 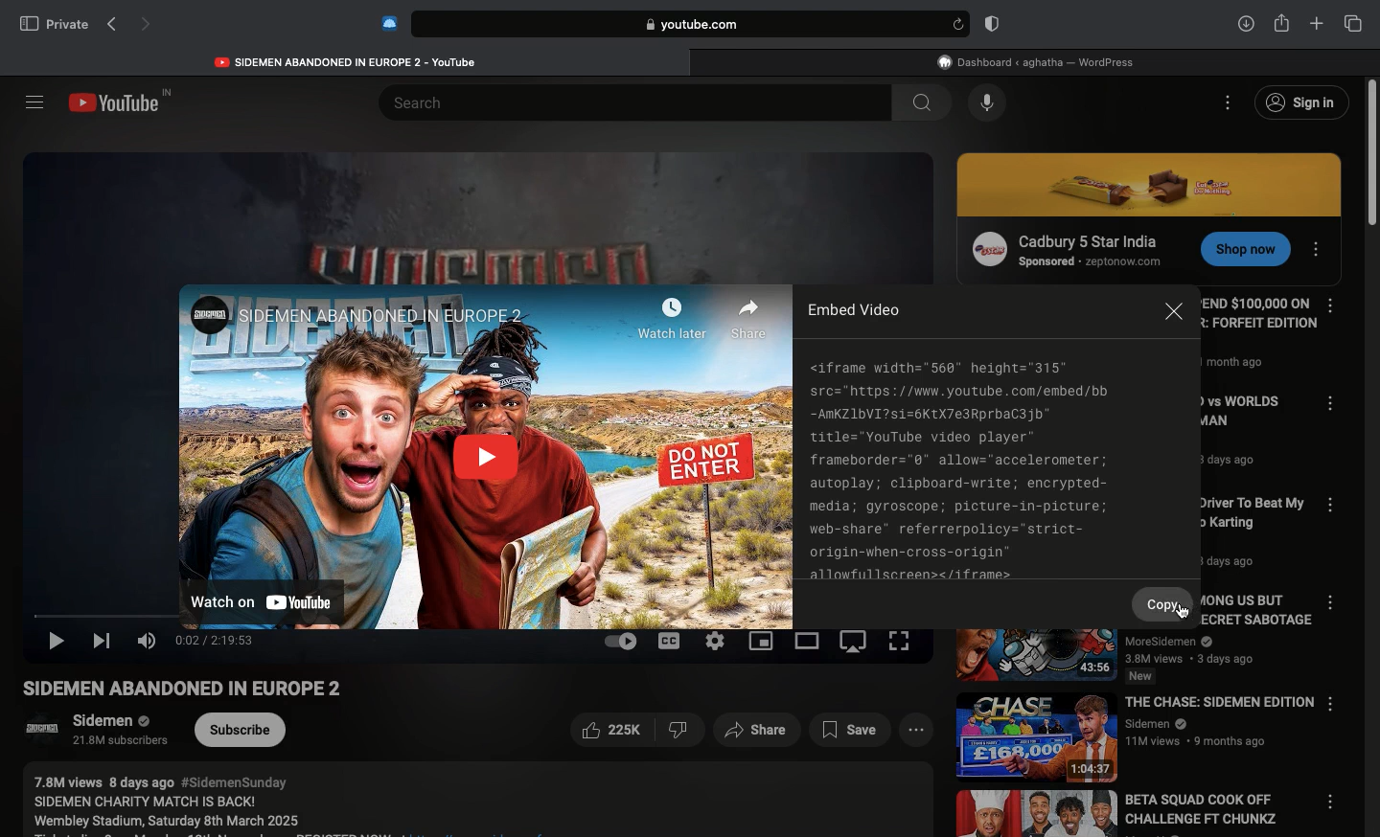 What do you see at coordinates (620, 641) in the screenshot?
I see `Auto` at bounding box center [620, 641].